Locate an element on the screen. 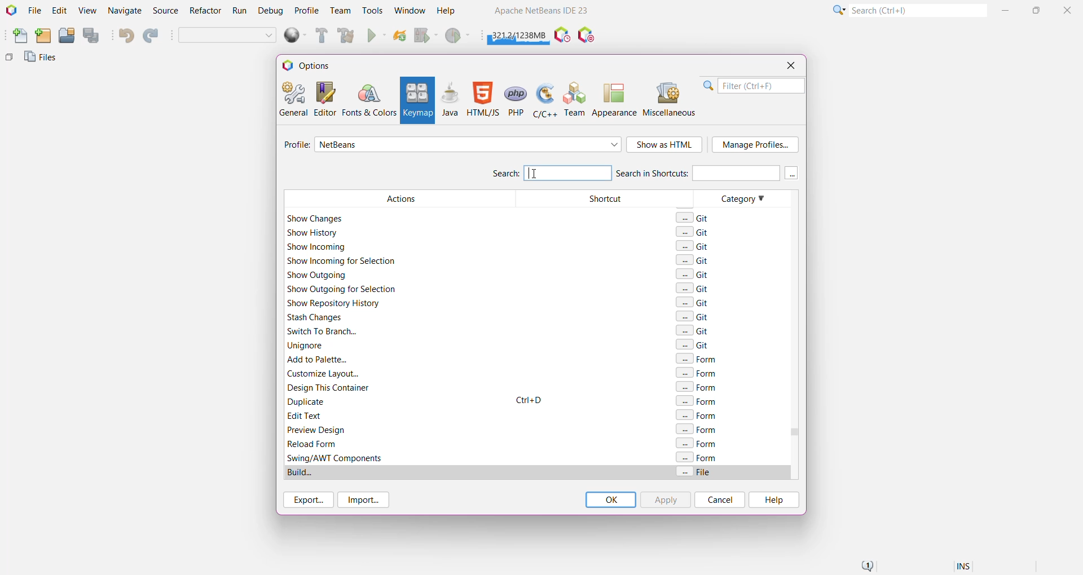 This screenshot has height=575, width=1083. Show as HTML is located at coordinates (665, 145).